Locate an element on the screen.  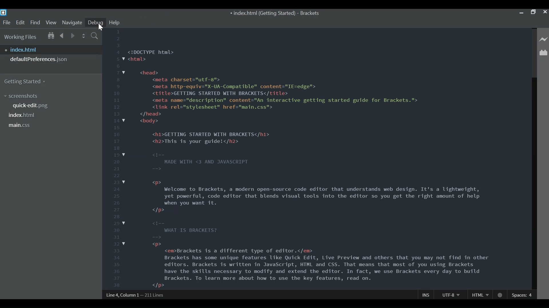
Navigate Forward is located at coordinates (73, 35).